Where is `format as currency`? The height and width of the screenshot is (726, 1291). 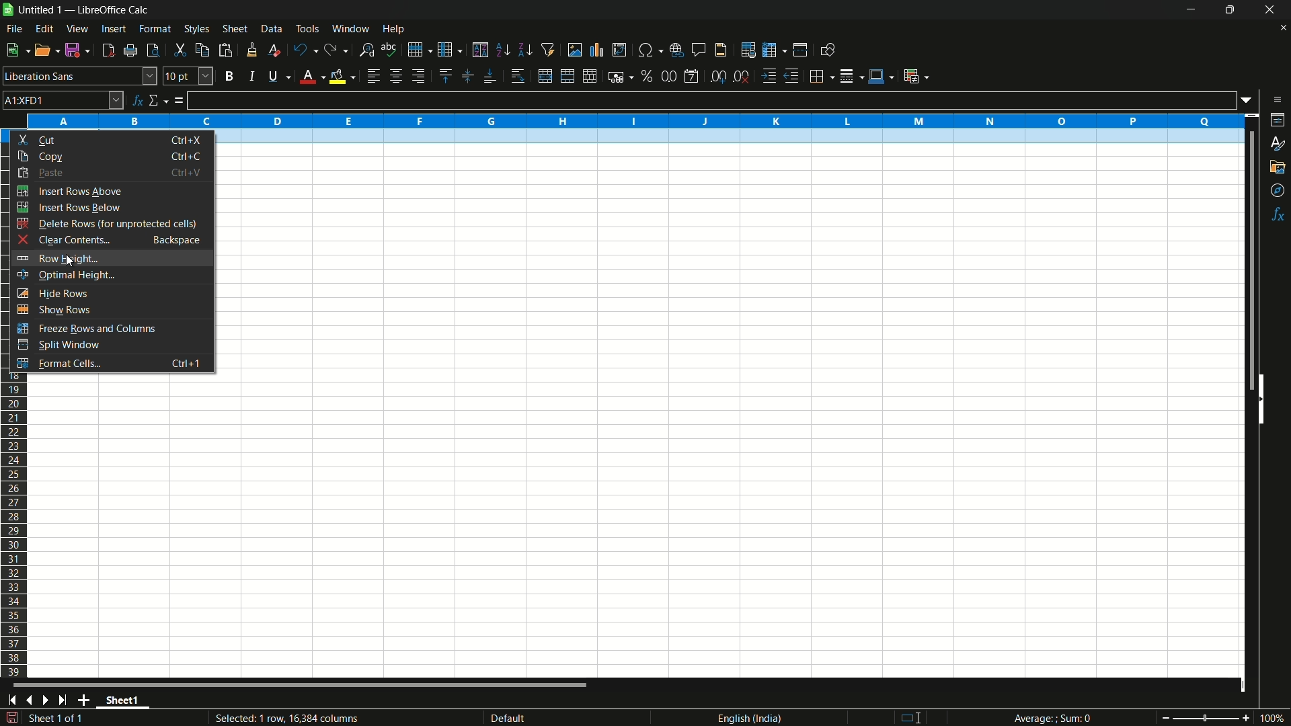
format as currency is located at coordinates (621, 77).